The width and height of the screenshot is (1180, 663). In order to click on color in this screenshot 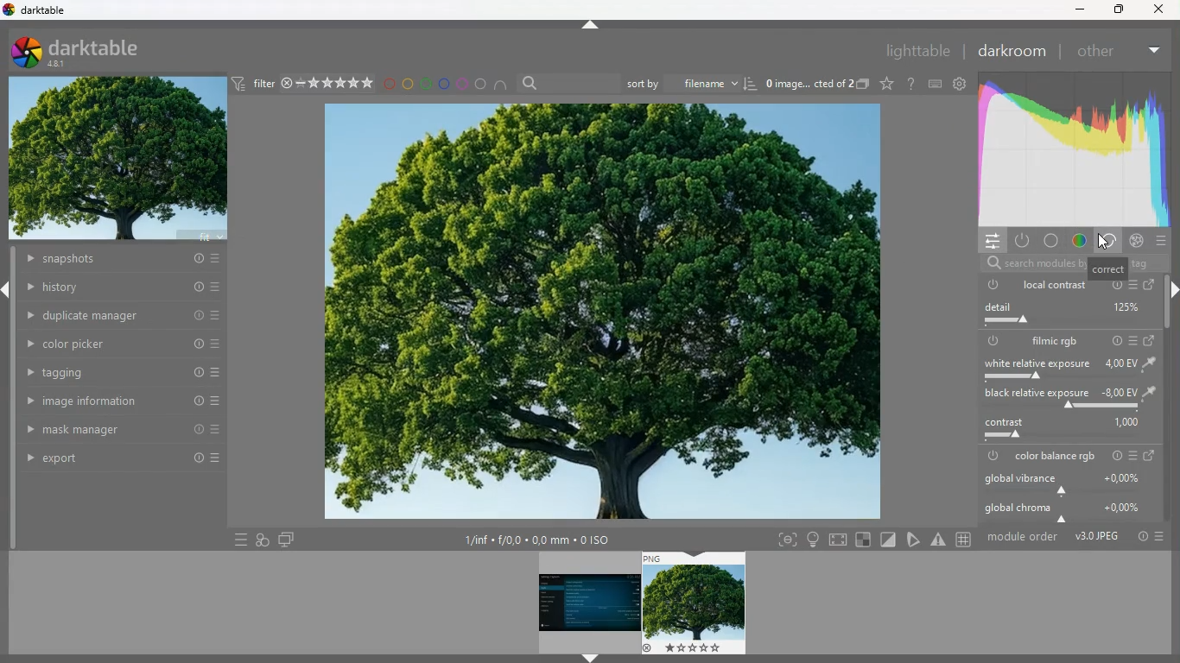, I will do `click(1053, 241)`.